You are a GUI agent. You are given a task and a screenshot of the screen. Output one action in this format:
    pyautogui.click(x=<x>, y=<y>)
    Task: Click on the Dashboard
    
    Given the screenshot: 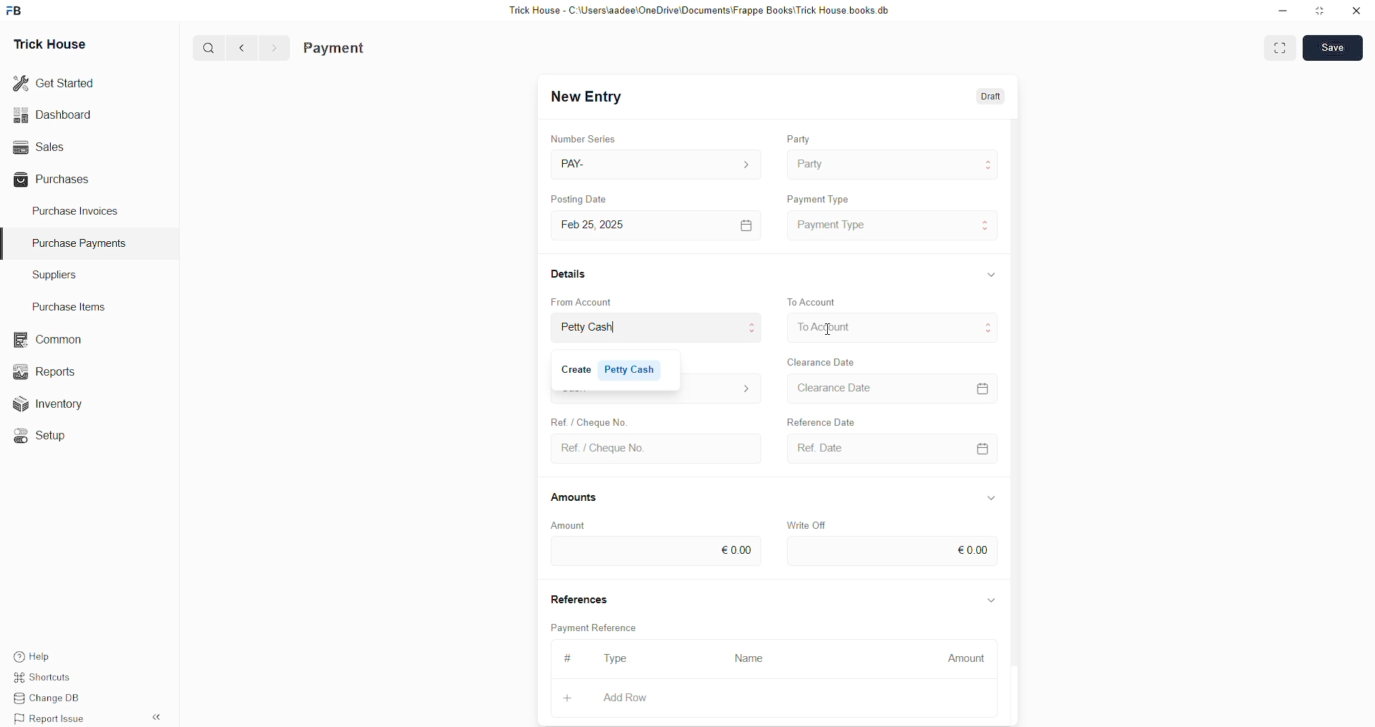 What is the action you would take?
    pyautogui.click(x=56, y=114)
    